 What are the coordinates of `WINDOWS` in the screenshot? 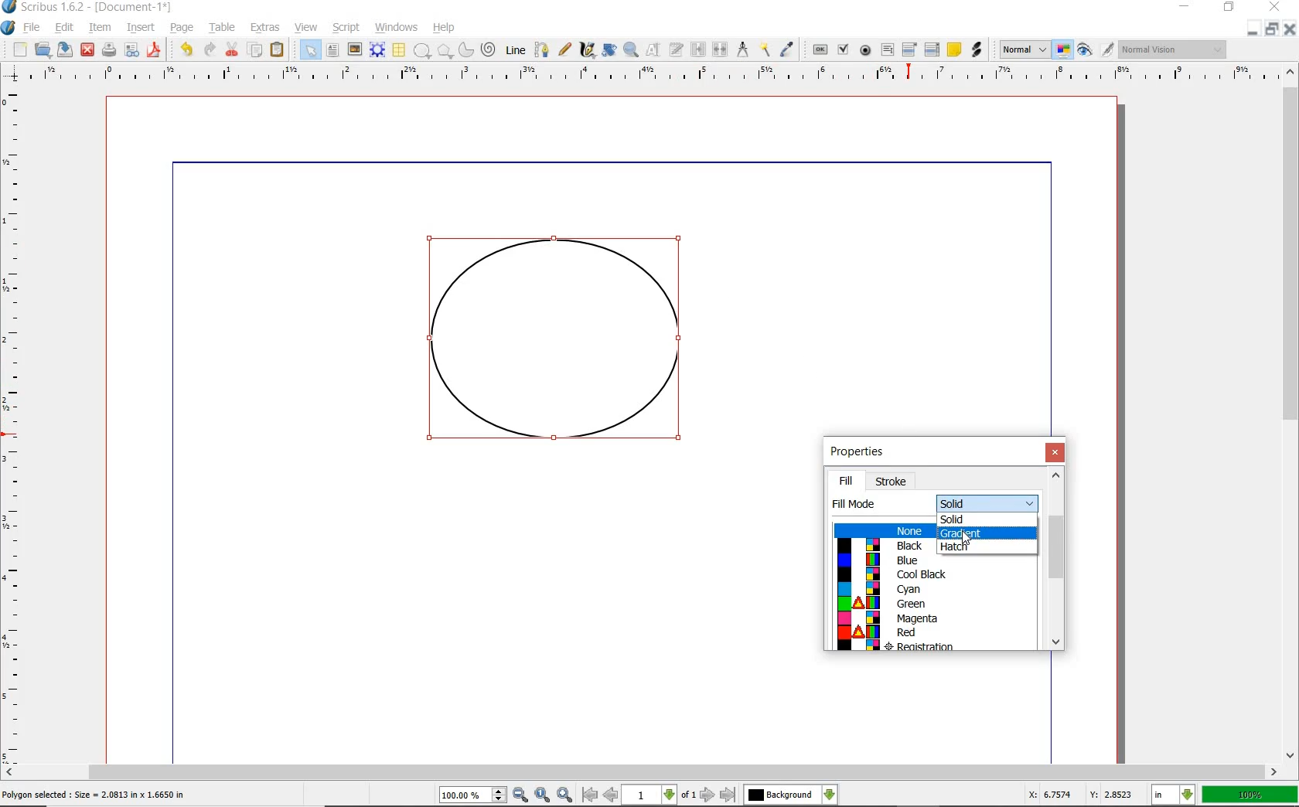 It's located at (397, 28).